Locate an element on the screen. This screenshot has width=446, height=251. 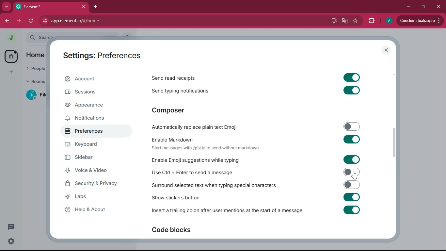
toggle on or off is located at coordinates (351, 197).